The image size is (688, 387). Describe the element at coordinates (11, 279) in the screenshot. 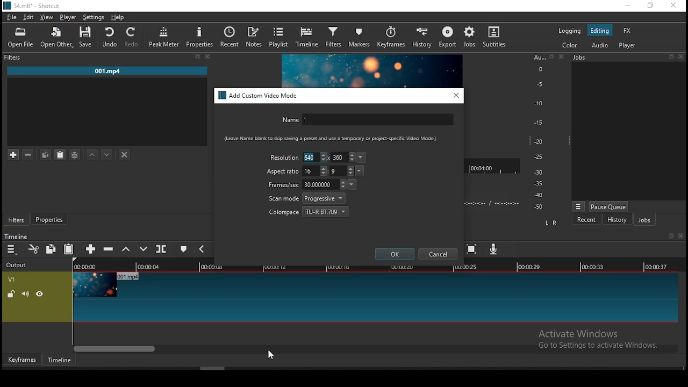

I see `V1` at that location.